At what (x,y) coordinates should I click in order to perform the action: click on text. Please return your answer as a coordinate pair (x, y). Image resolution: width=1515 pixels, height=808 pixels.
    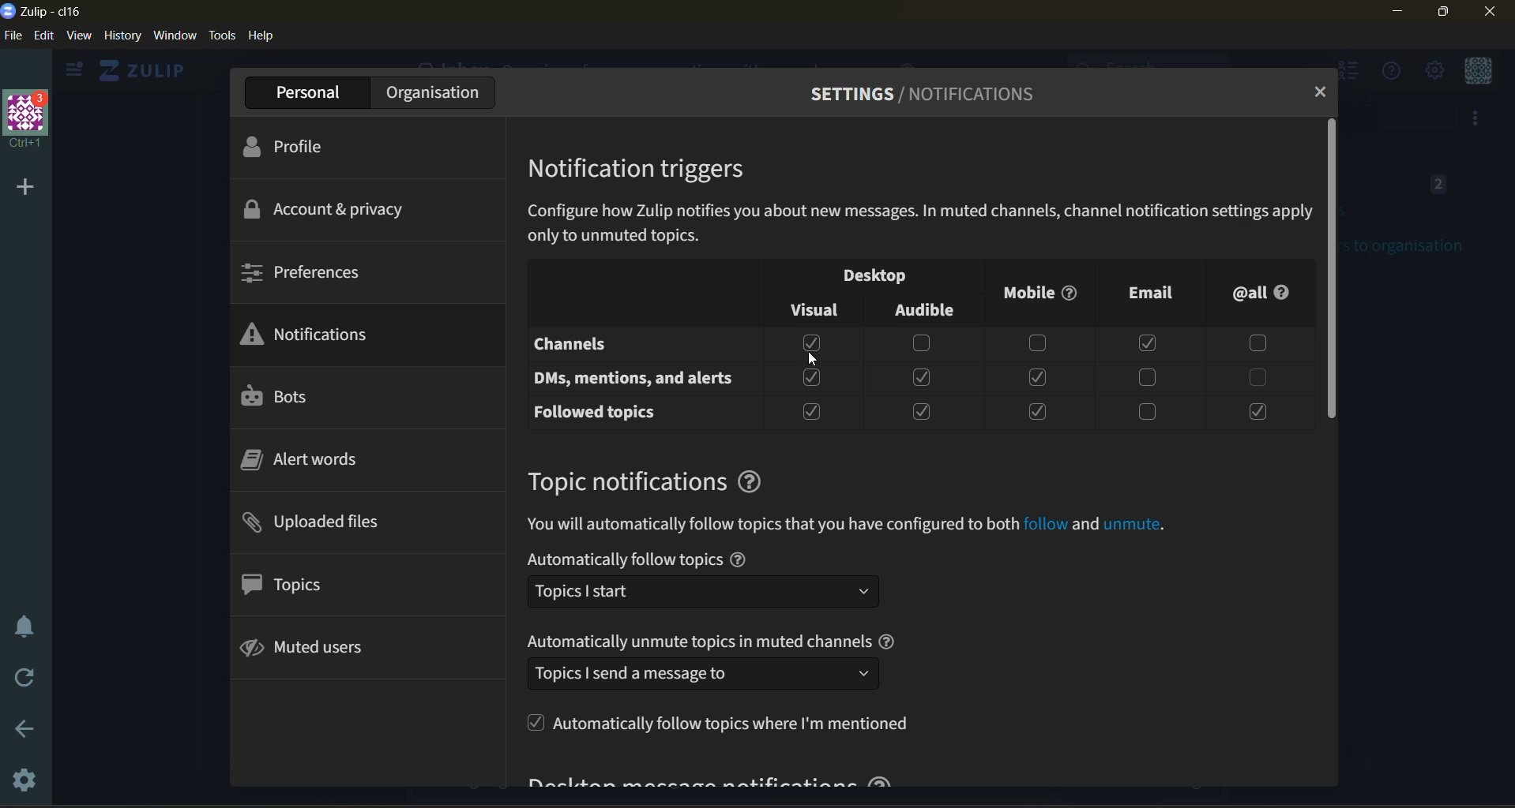
    Looking at the image, I should click on (698, 641).